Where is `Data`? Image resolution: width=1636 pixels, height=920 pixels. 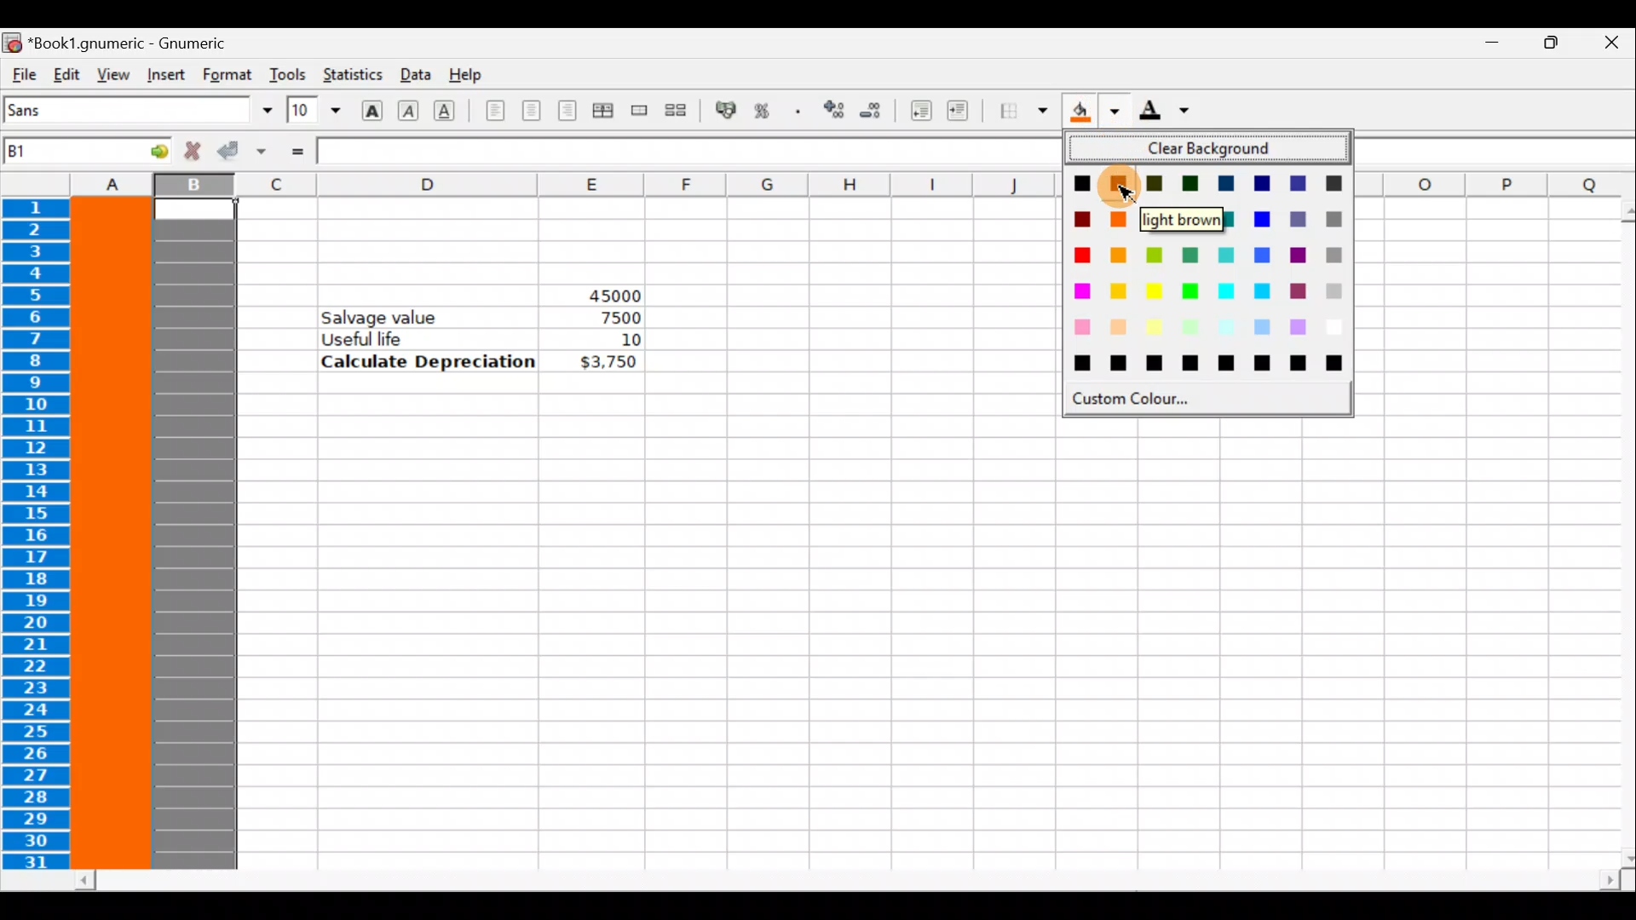
Data is located at coordinates (413, 73).